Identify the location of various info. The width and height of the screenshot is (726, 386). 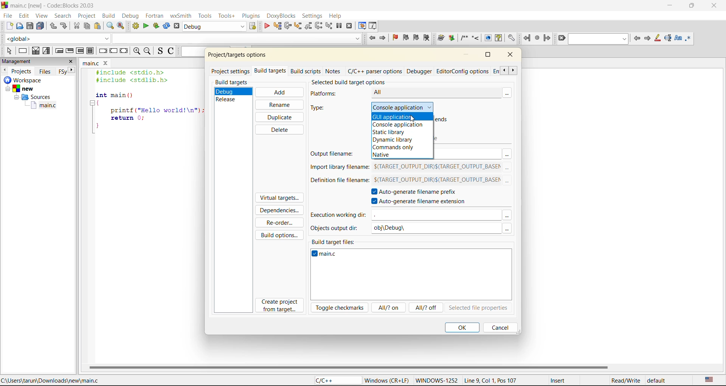
(373, 26).